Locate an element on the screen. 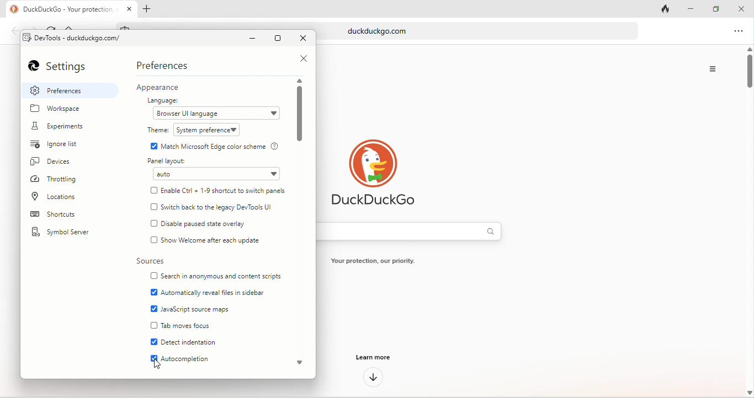 The height and width of the screenshot is (398, 754). location is located at coordinates (59, 196).